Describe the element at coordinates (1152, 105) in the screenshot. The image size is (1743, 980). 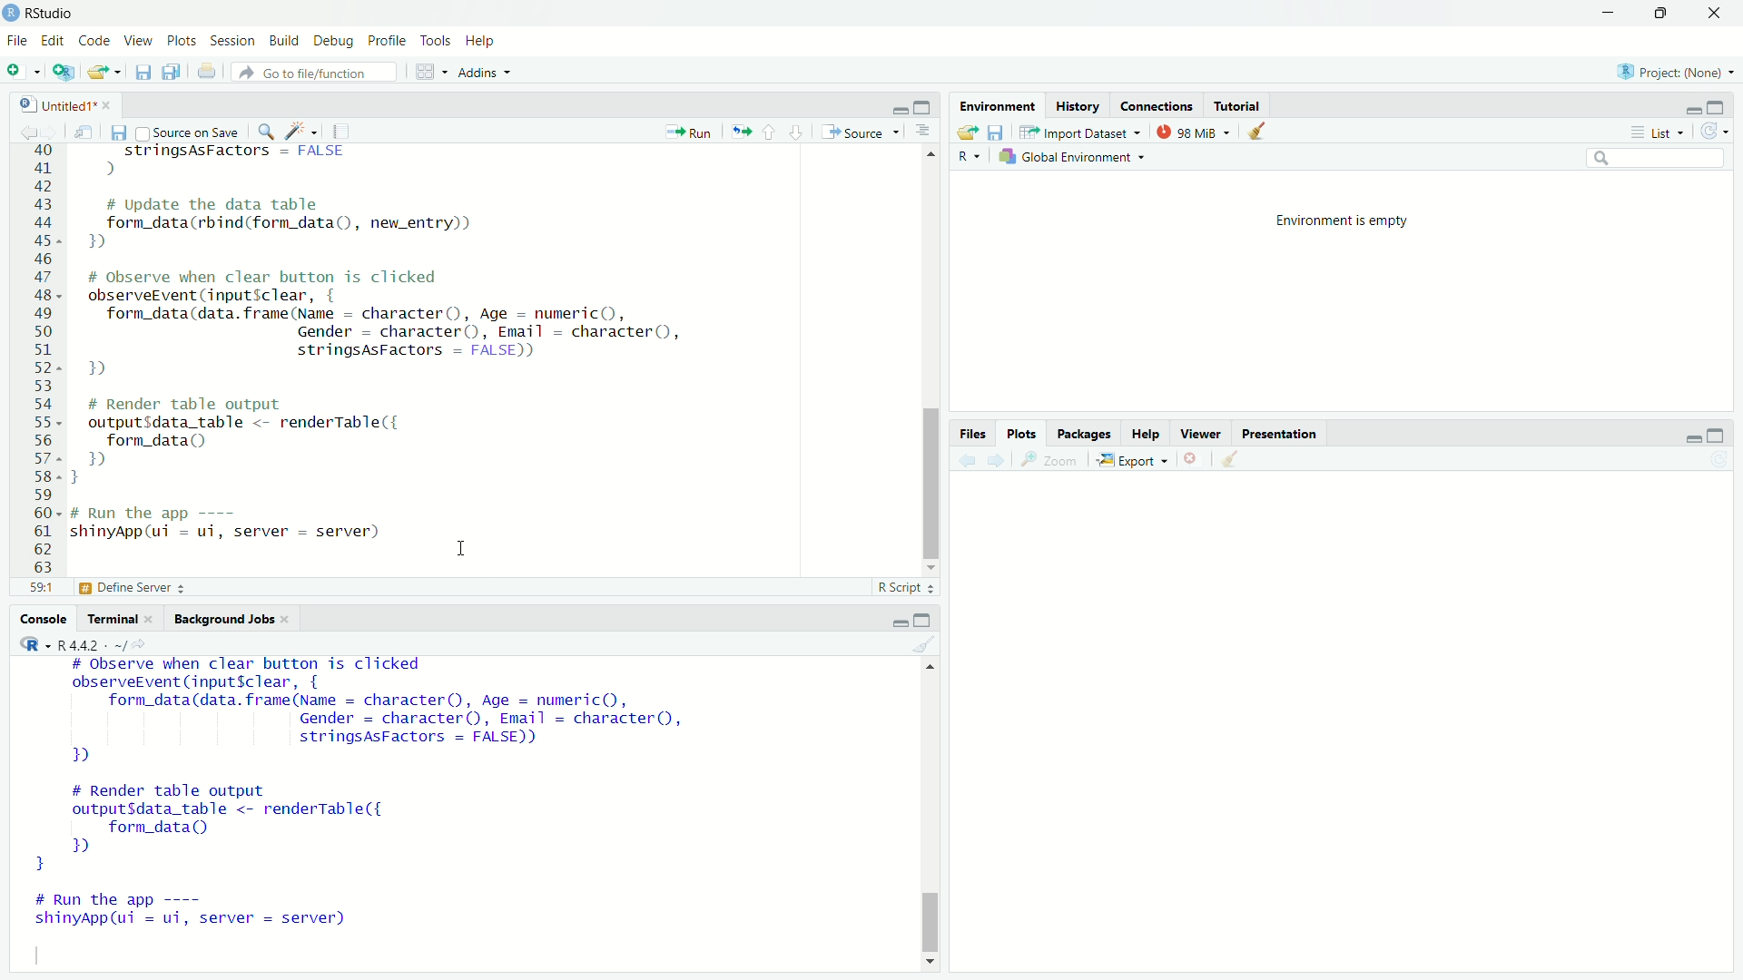
I see `connections` at that location.